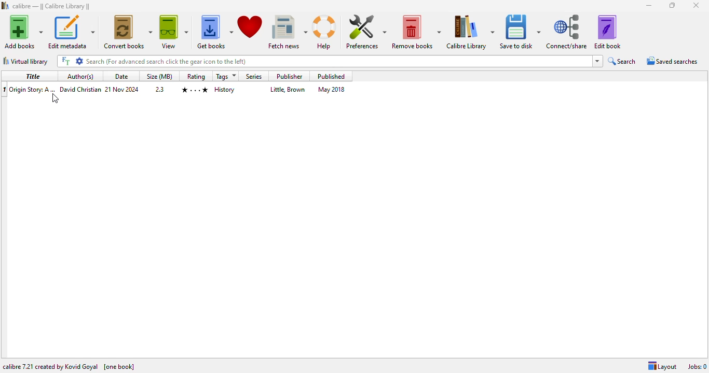 This screenshot has height=373, width=709. I want to click on convert books, so click(127, 32).